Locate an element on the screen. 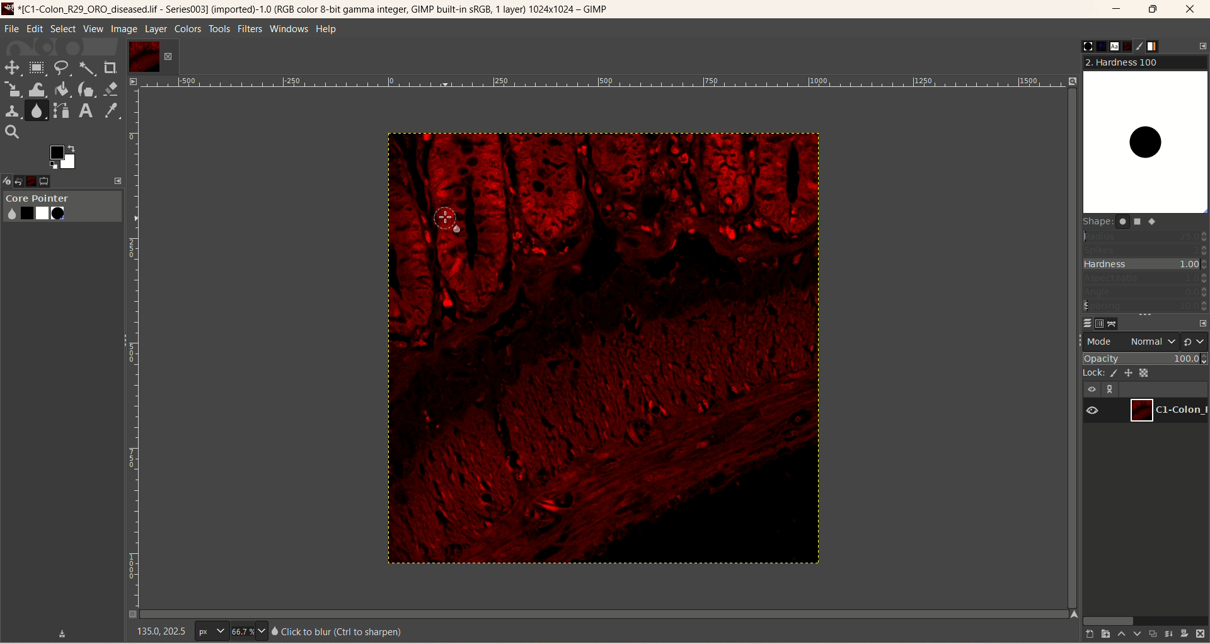  lower this layer one step is located at coordinates (1135, 635).